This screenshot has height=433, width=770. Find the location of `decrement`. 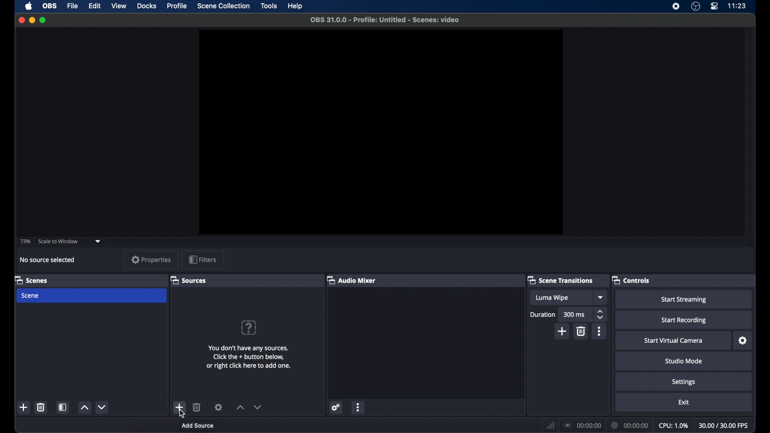

decrement is located at coordinates (258, 407).